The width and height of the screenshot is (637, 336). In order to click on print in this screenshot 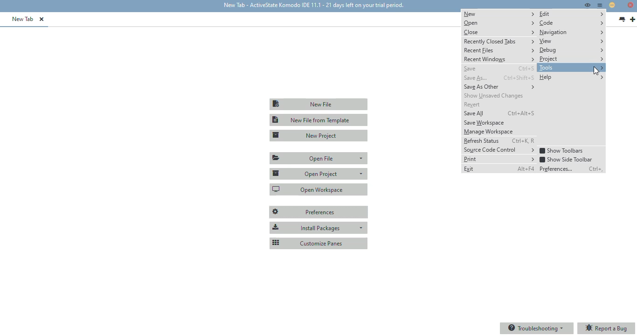, I will do `click(499, 159)`.